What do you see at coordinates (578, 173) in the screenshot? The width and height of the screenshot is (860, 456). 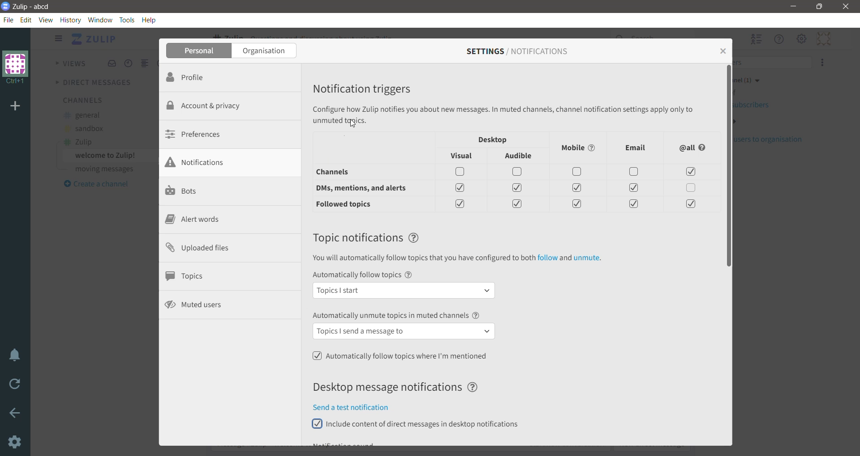 I see `check box` at bounding box center [578, 173].